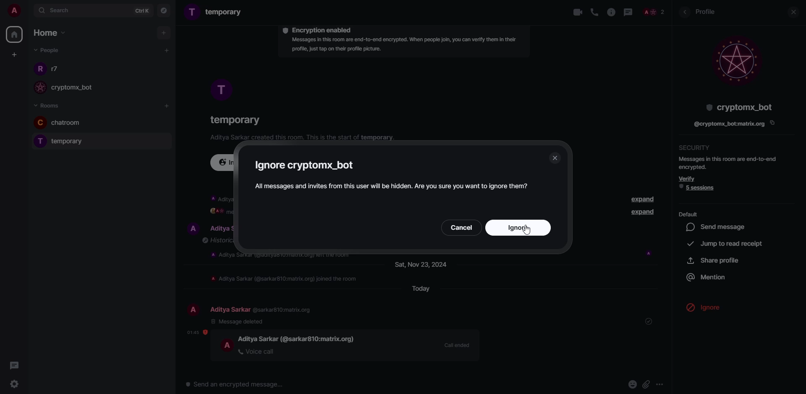 The width and height of the screenshot is (806, 394). What do you see at coordinates (139, 10) in the screenshot?
I see `ctrlK` at bounding box center [139, 10].